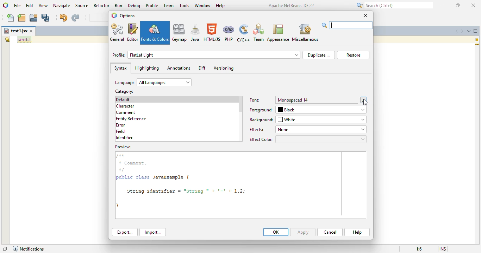 The width and height of the screenshot is (481, 253). Describe the element at coordinates (120, 68) in the screenshot. I see `syntax` at that location.